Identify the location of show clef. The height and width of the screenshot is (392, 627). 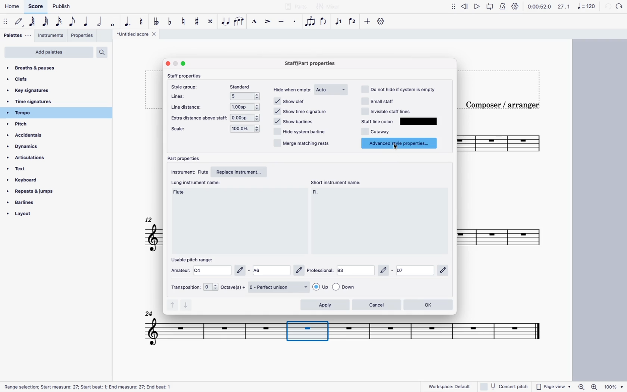
(292, 101).